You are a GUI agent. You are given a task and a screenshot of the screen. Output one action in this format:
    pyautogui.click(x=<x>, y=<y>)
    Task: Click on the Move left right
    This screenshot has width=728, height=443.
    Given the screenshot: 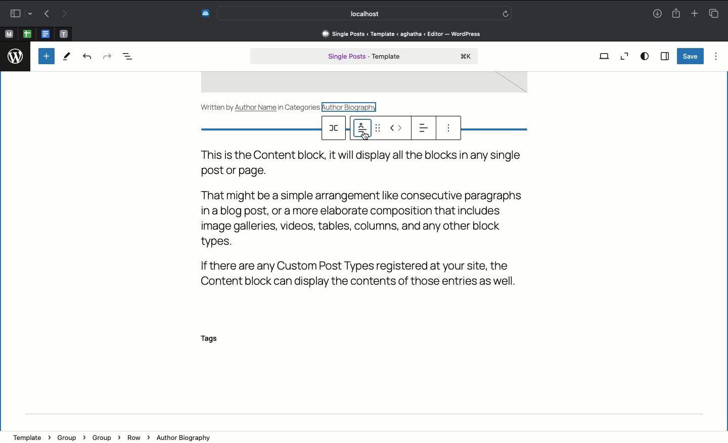 What is the action you would take?
    pyautogui.click(x=397, y=128)
    